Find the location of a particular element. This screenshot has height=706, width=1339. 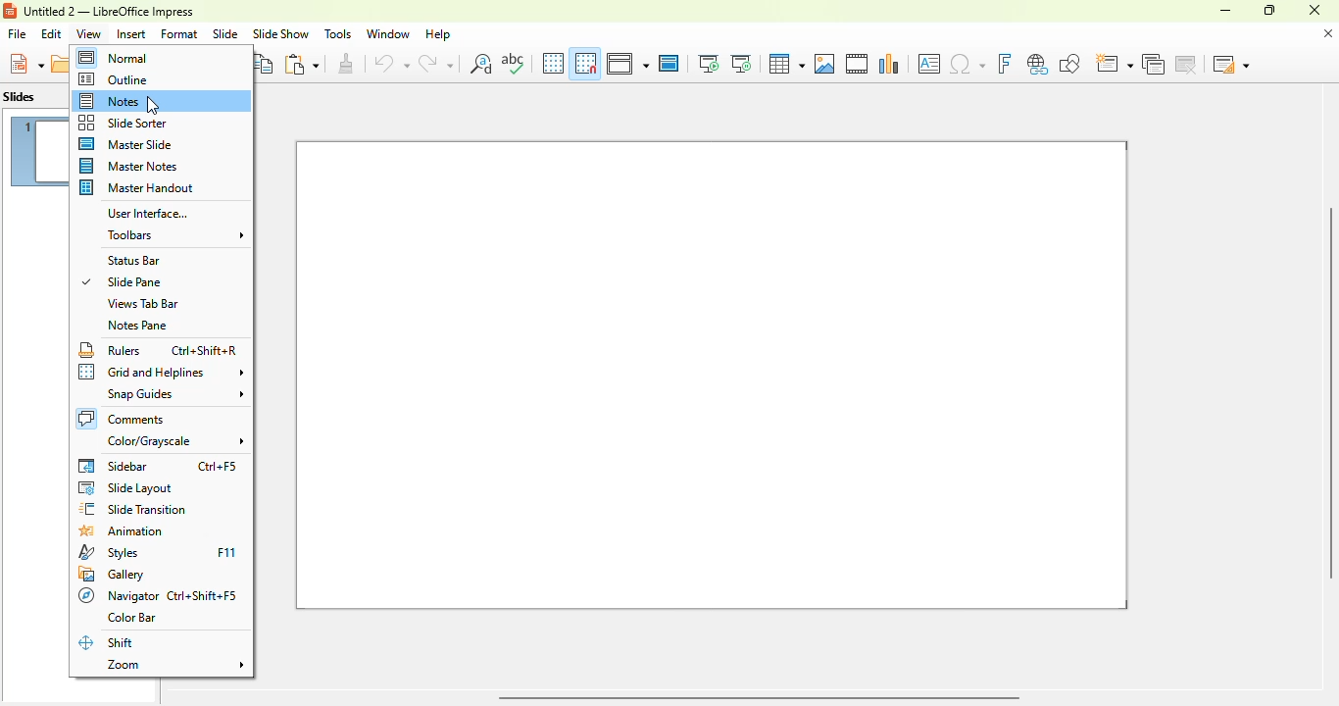

spelling is located at coordinates (513, 62).